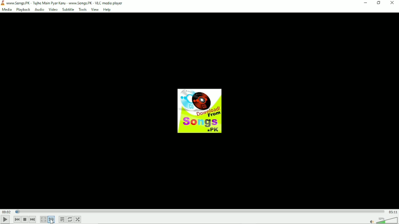  I want to click on Volume, so click(387, 220).